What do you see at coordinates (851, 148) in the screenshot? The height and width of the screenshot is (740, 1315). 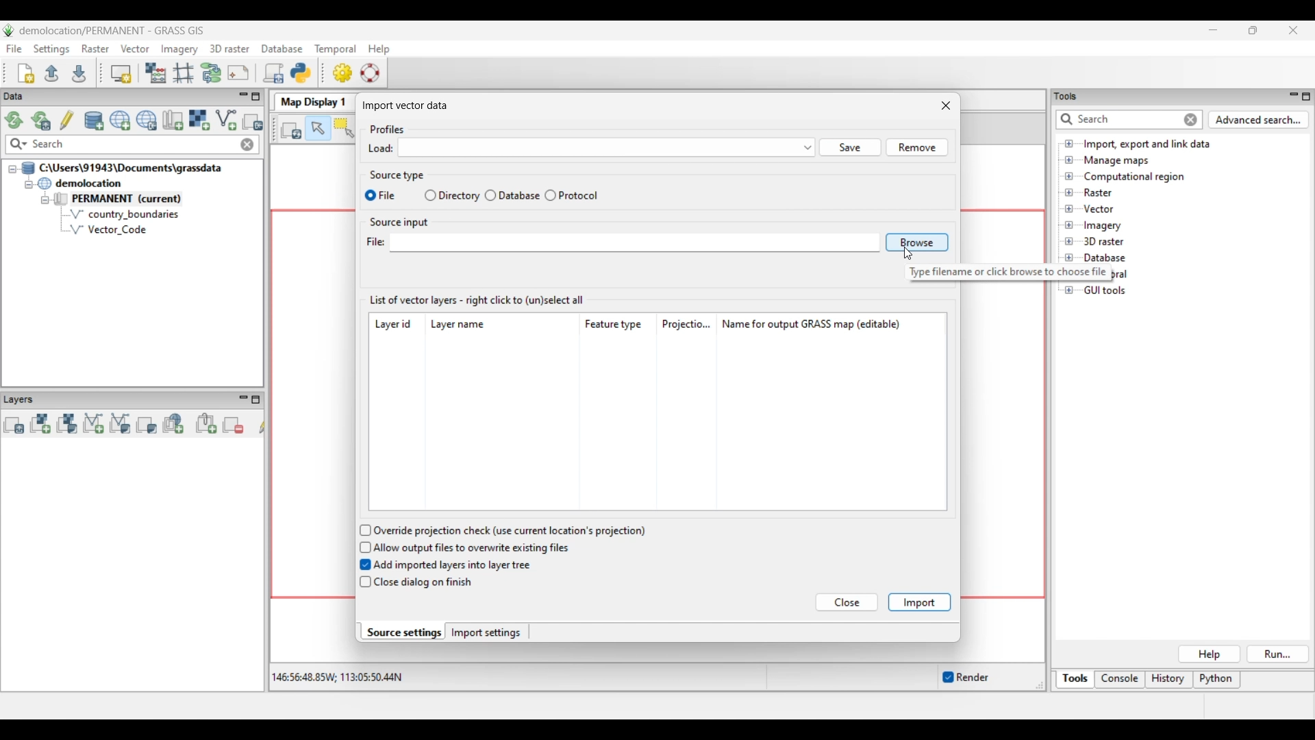 I see `Save input` at bounding box center [851, 148].